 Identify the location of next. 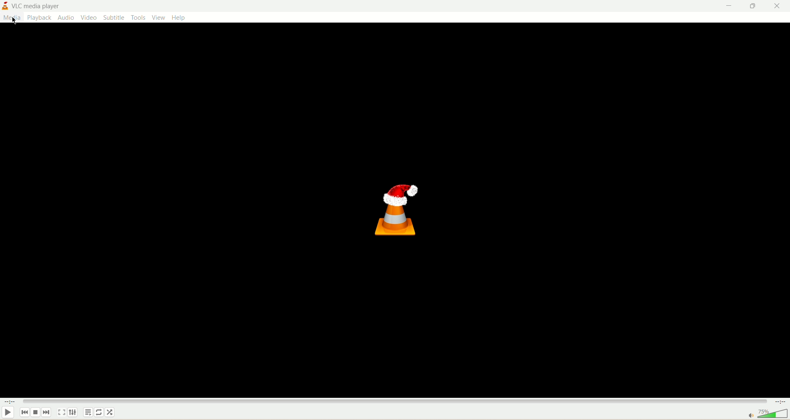
(47, 413).